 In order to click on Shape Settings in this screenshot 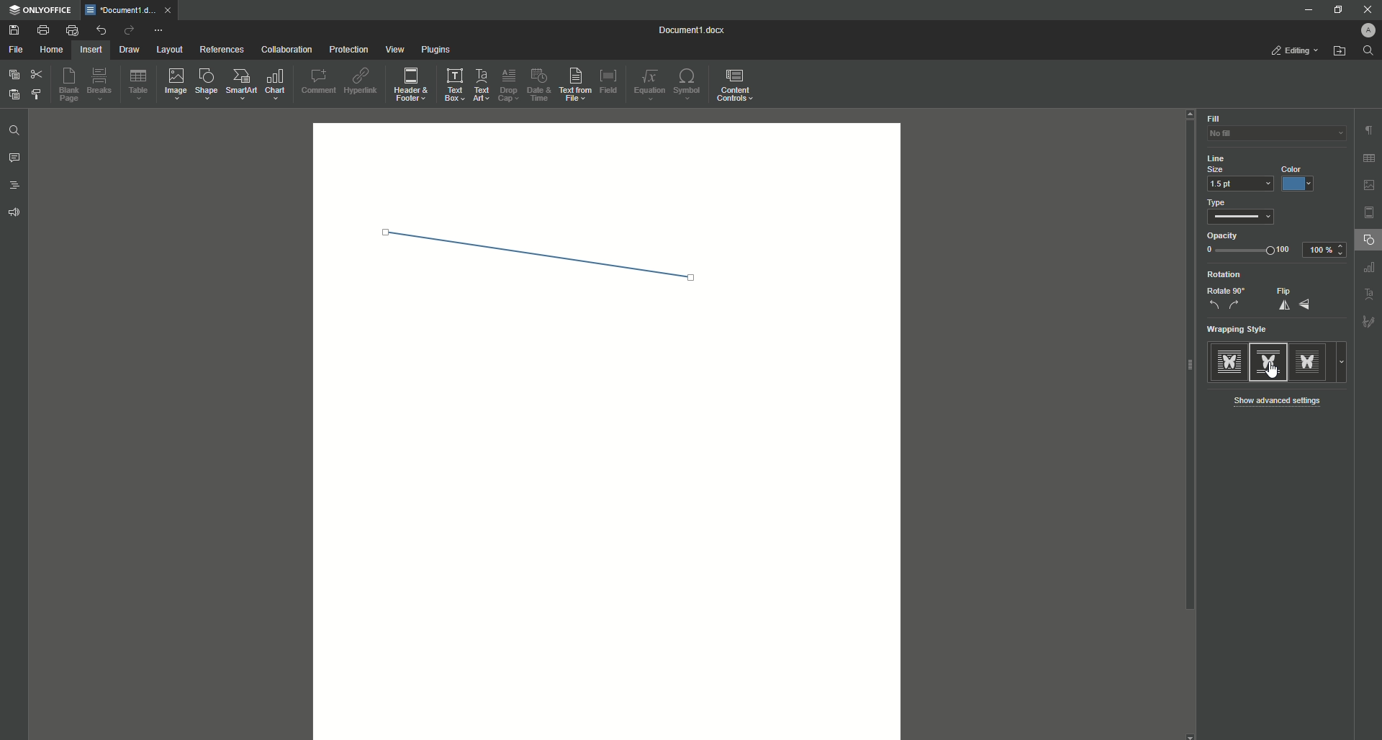, I will do `click(1368, 242)`.